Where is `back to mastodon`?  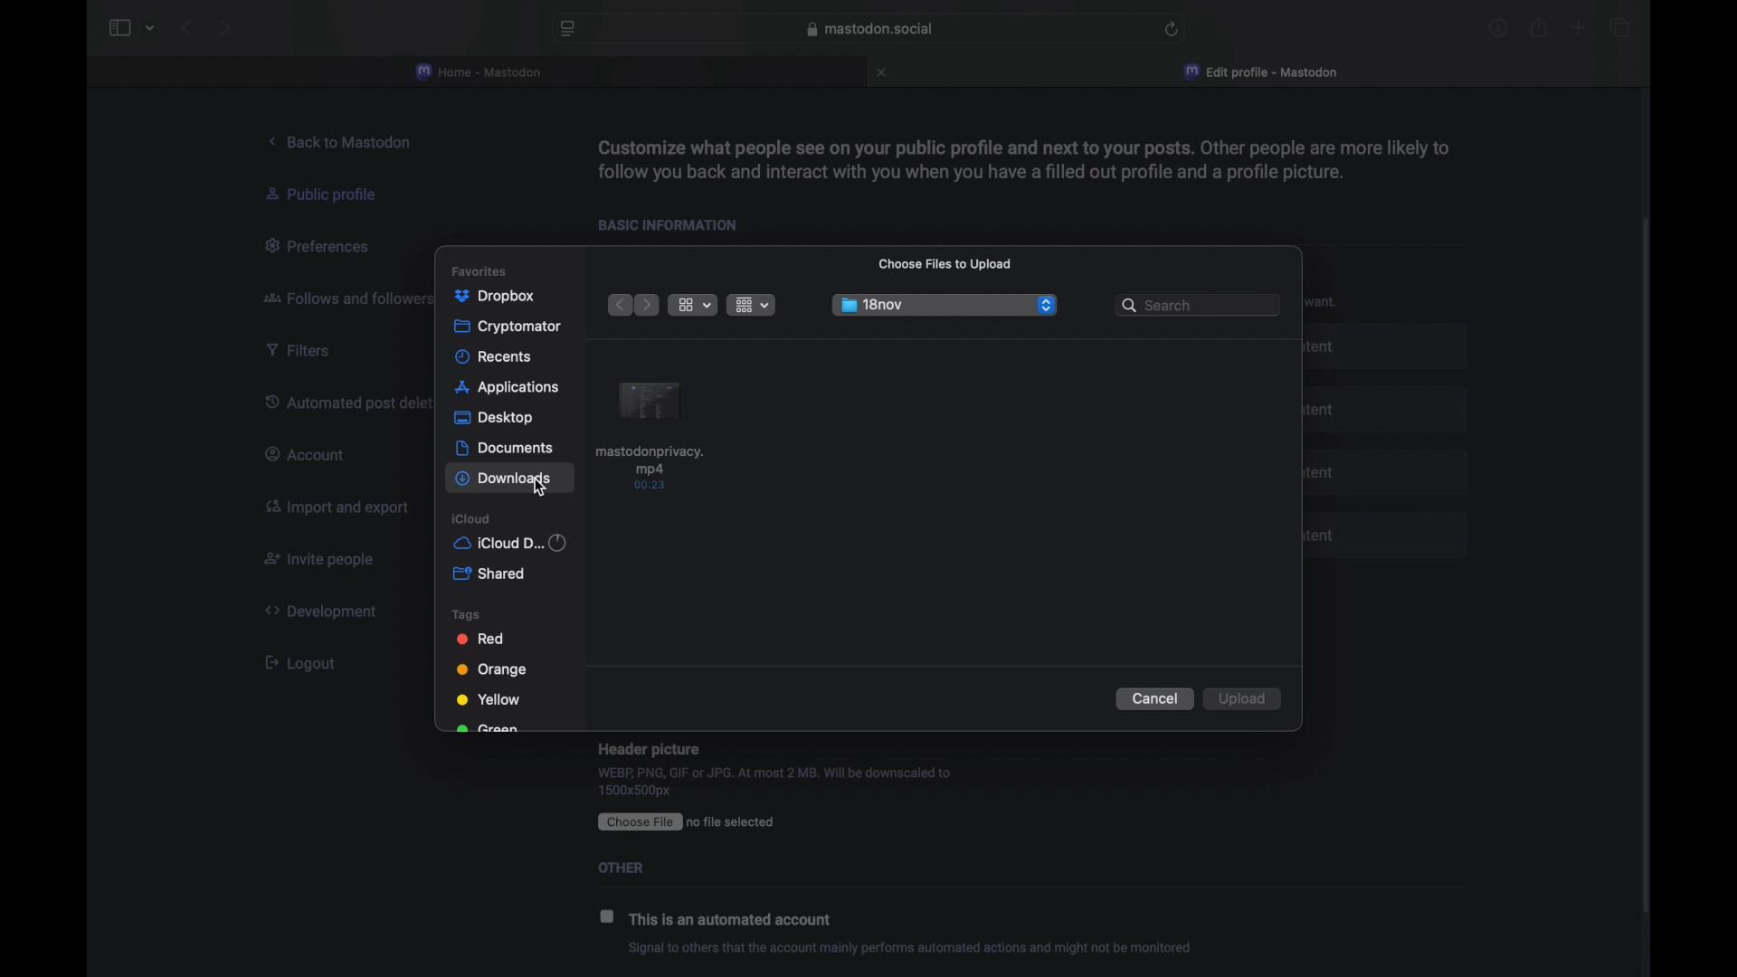 back to mastodon is located at coordinates (345, 142).